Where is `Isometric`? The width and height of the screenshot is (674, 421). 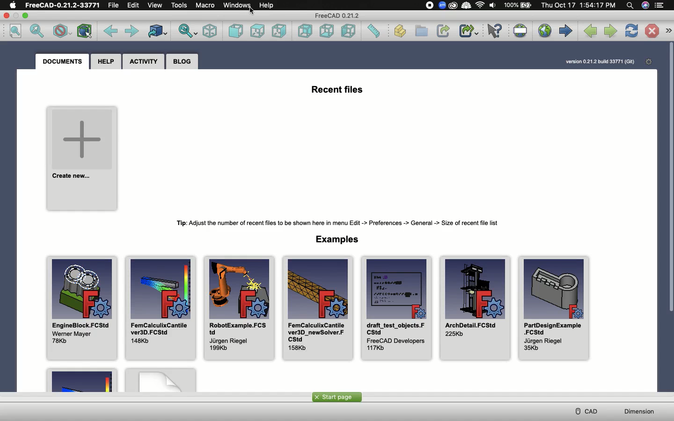
Isometric is located at coordinates (211, 31).